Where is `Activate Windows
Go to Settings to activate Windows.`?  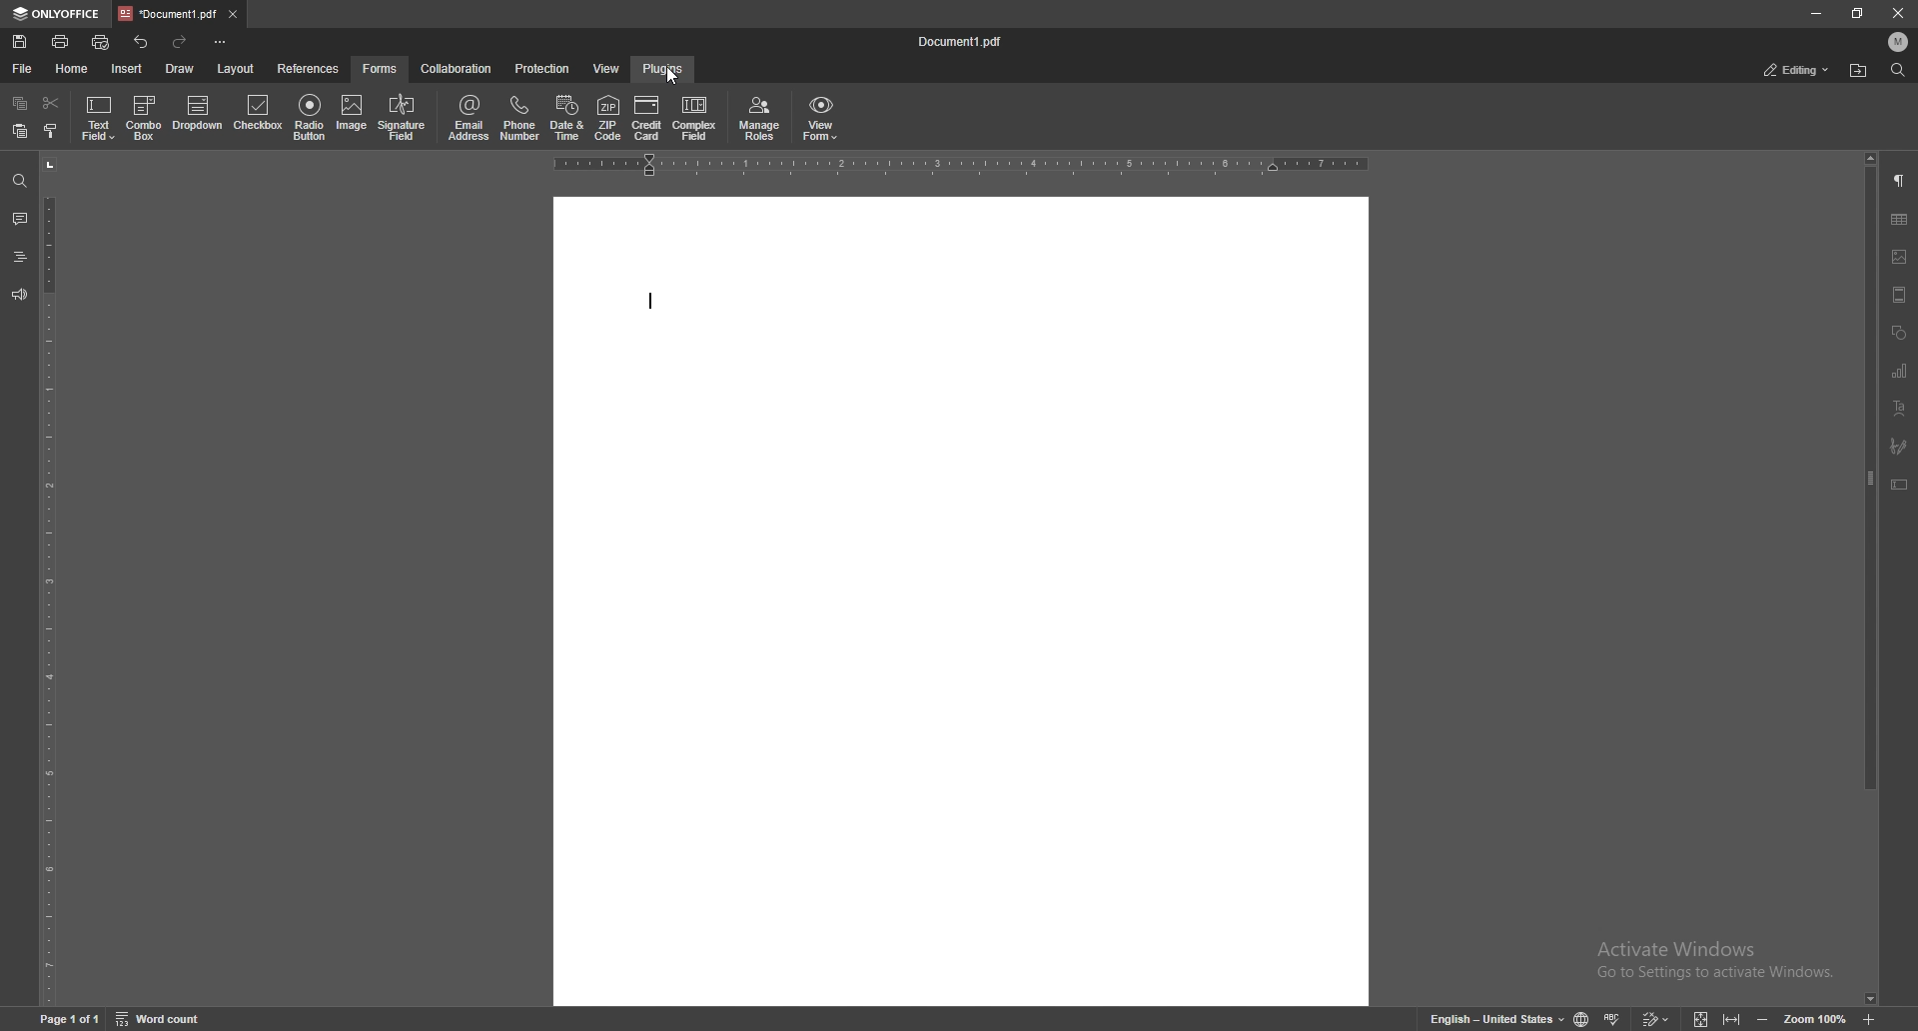
Activate Windows
Go to Settings to activate Windows. is located at coordinates (1713, 959).